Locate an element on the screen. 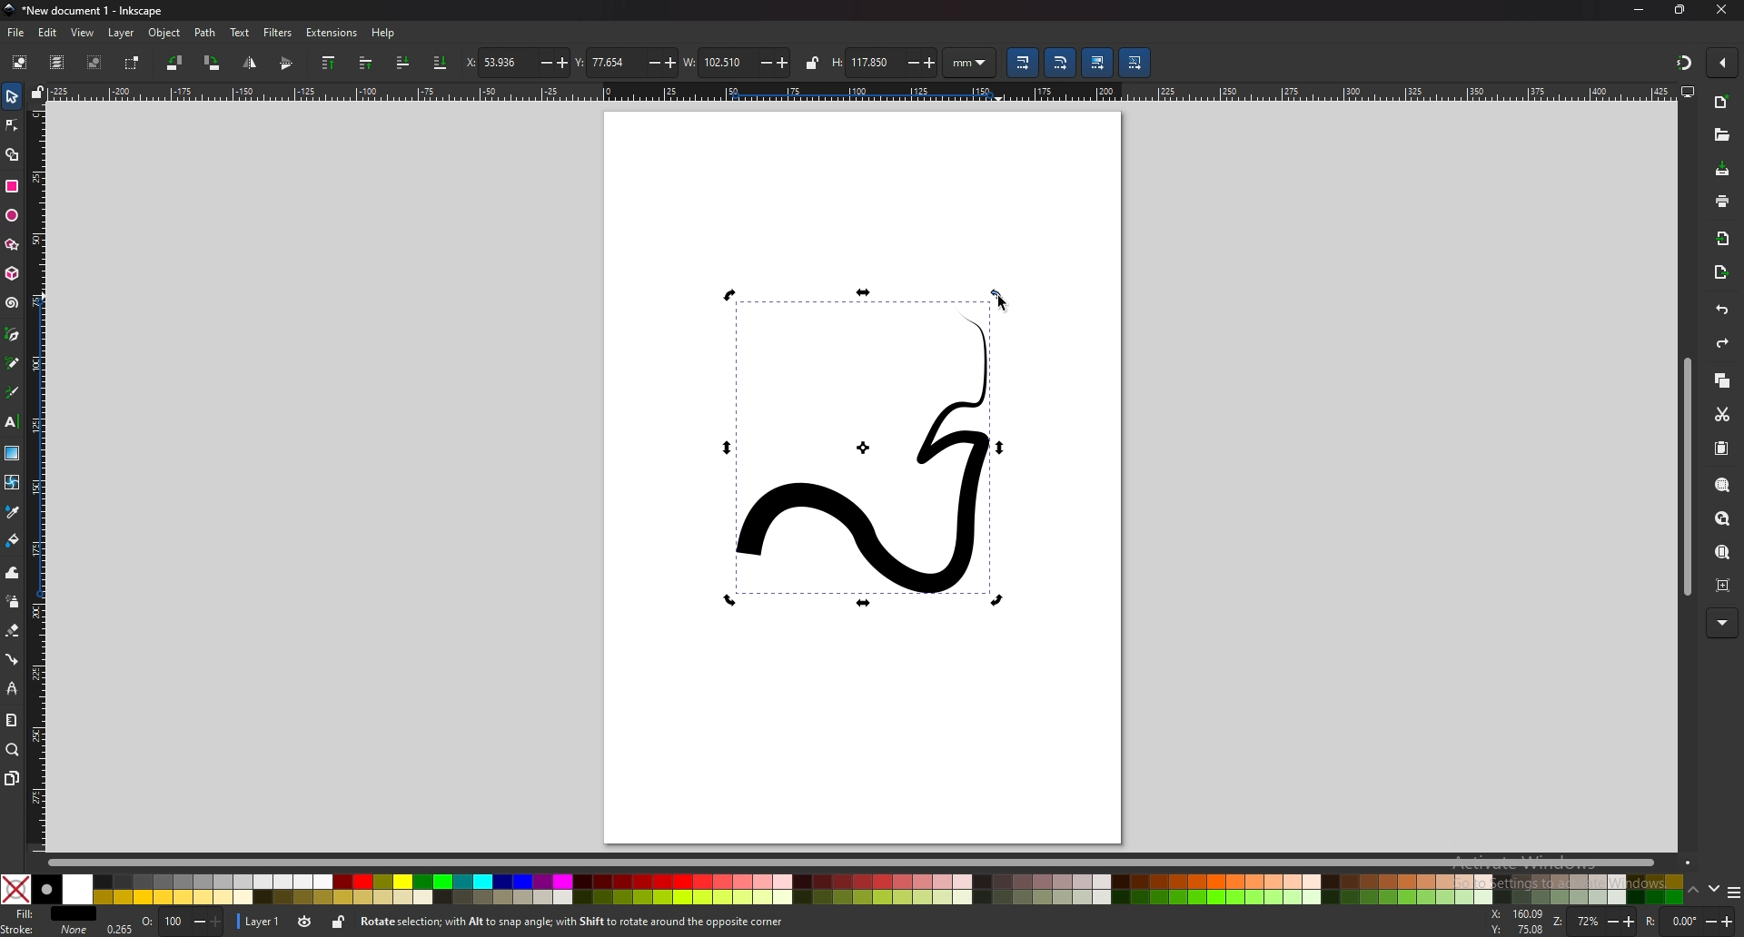 Image resolution: width=1744 pixels, height=937 pixels. UNDO is located at coordinates (1720, 310).